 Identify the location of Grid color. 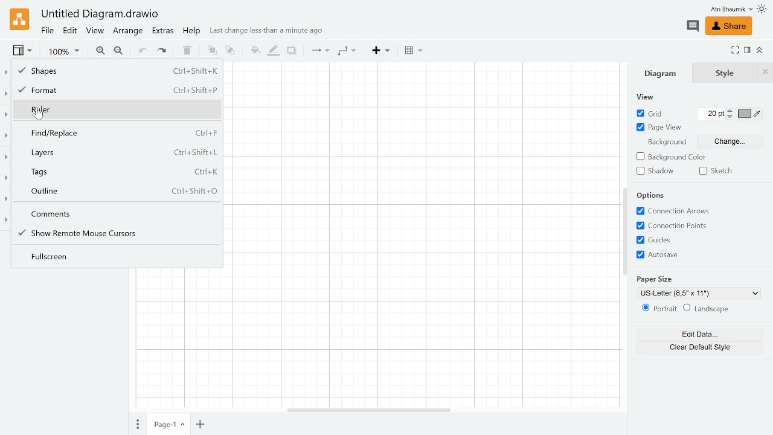
(749, 114).